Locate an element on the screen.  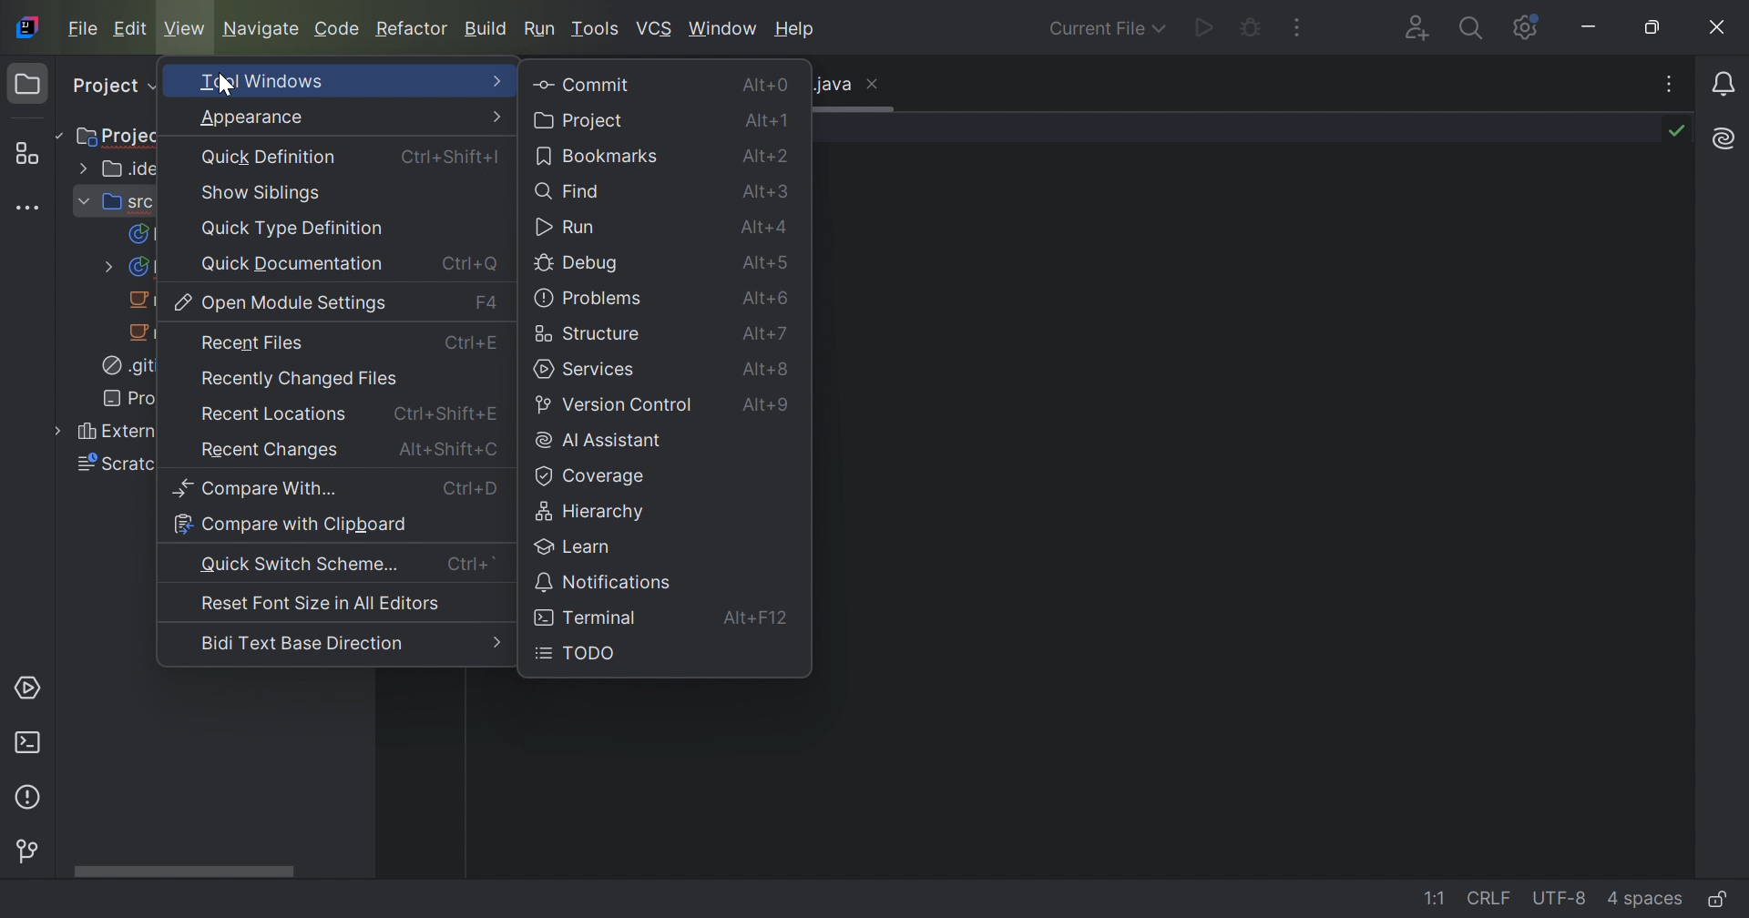
Hierarchy is located at coordinates (595, 514).